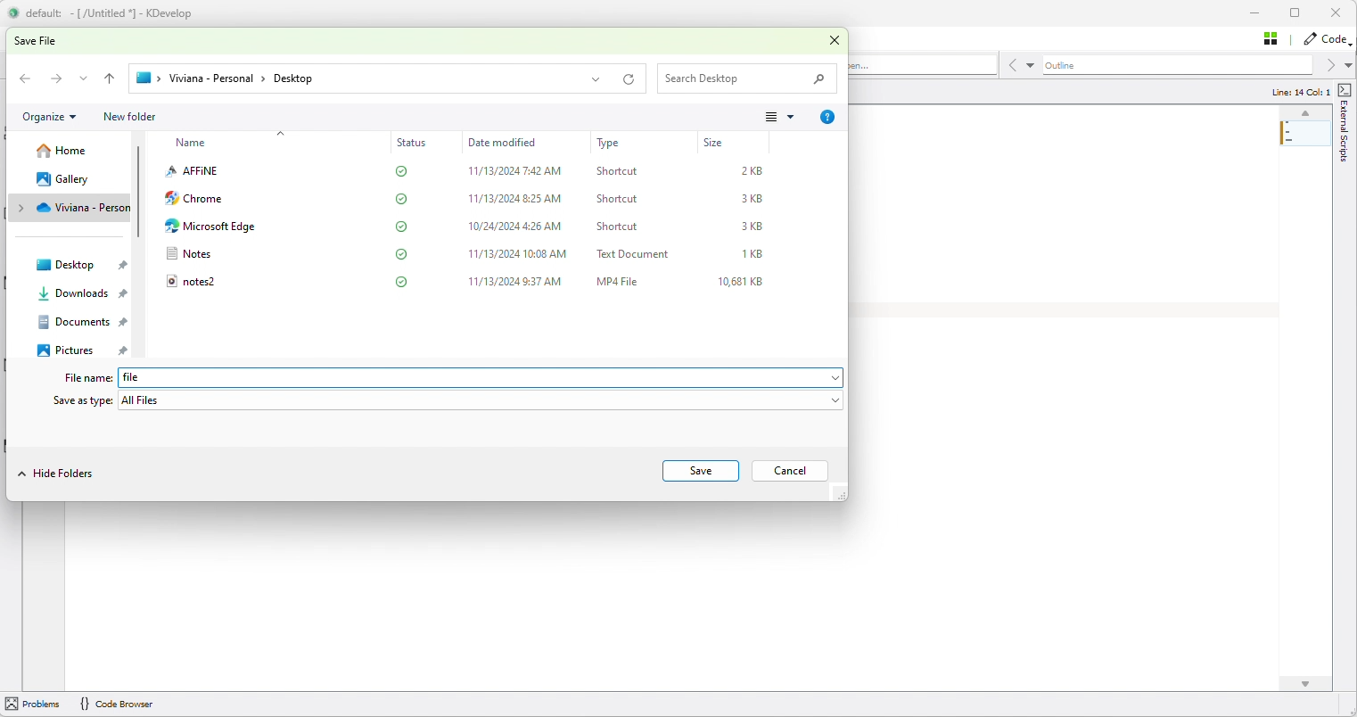 This screenshot has width=1357, height=717. I want to click on View, so click(784, 116).